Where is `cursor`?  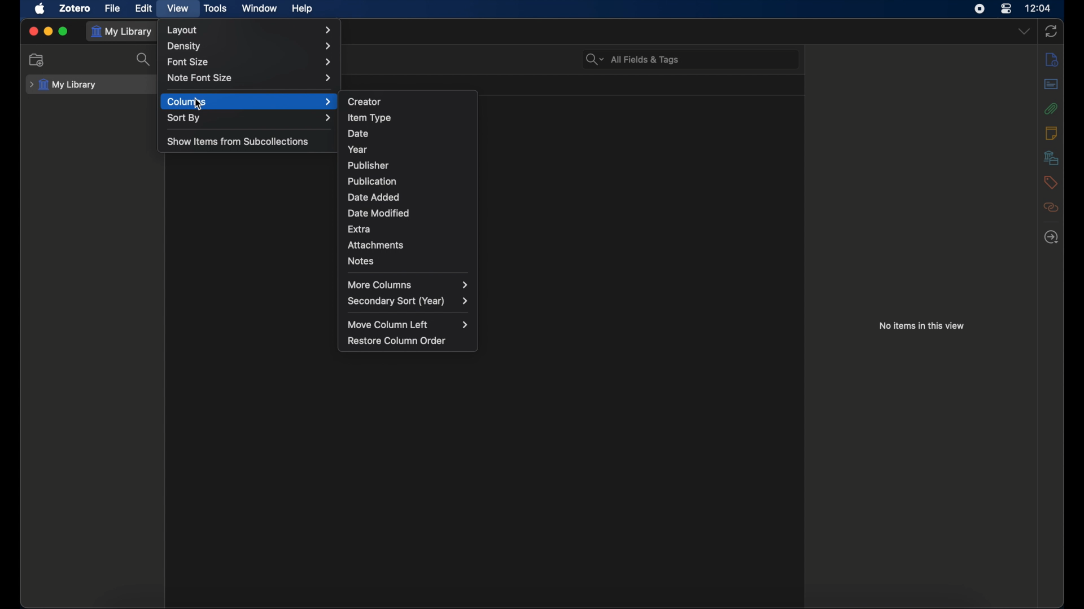 cursor is located at coordinates (199, 104).